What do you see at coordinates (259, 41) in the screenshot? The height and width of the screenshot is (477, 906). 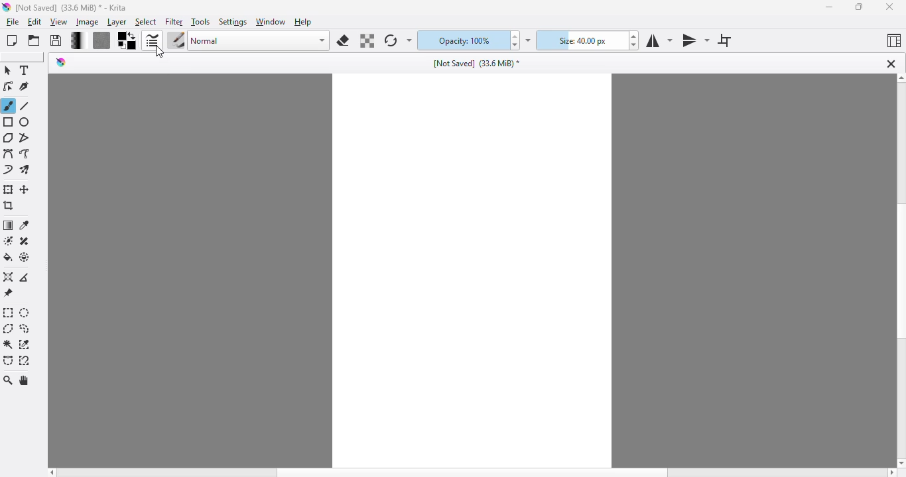 I see `Normal` at bounding box center [259, 41].